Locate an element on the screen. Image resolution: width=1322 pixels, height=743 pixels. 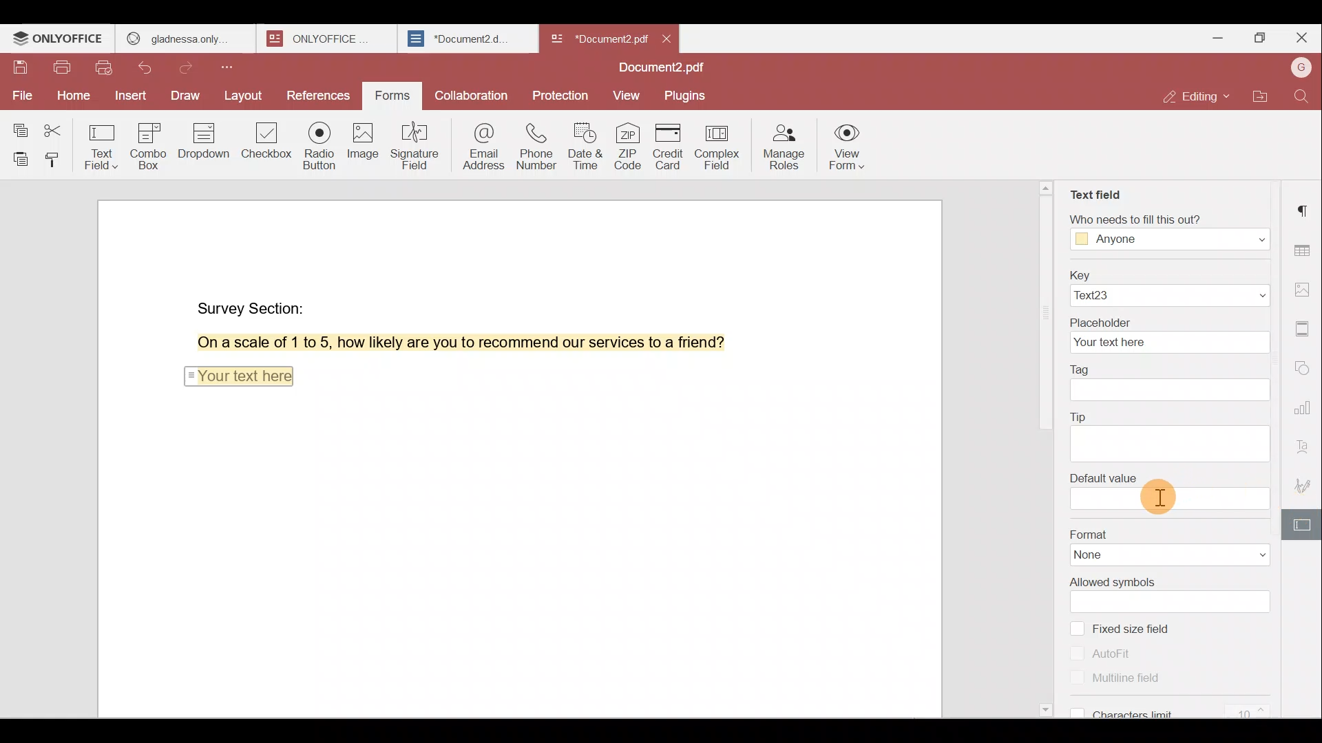
Key is located at coordinates (1168, 286).